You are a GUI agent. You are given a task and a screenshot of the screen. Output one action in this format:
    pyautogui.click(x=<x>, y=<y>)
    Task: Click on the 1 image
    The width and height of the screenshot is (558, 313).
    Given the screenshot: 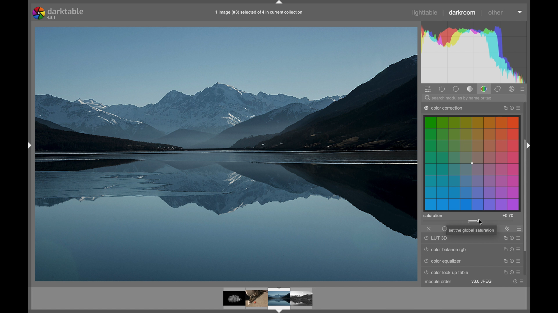 What is the action you would take?
    pyautogui.click(x=260, y=13)
    